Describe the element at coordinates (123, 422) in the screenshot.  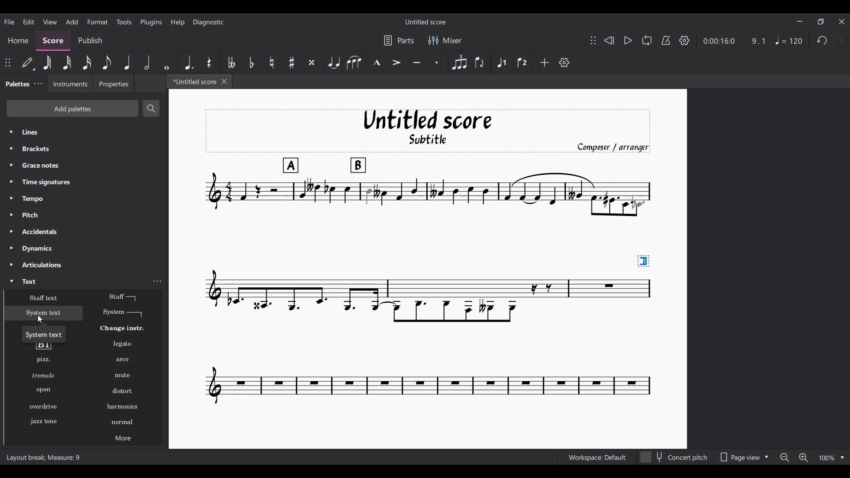
I see `Normal` at that location.